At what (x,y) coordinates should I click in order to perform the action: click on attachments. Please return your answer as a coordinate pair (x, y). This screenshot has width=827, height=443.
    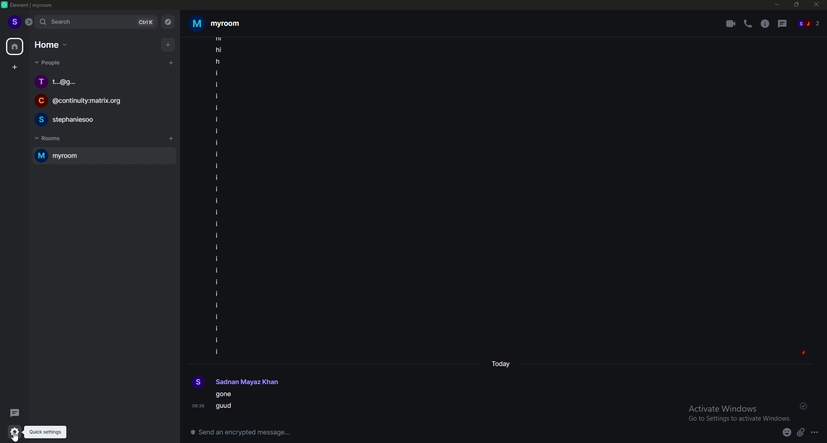
    Looking at the image, I should click on (801, 433).